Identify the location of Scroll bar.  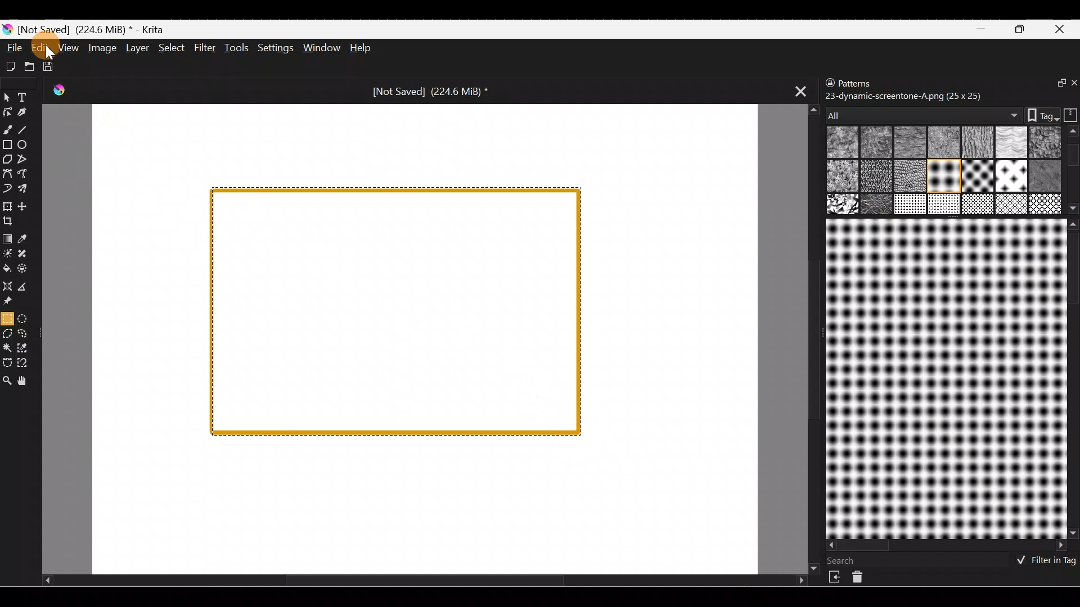
(1073, 170).